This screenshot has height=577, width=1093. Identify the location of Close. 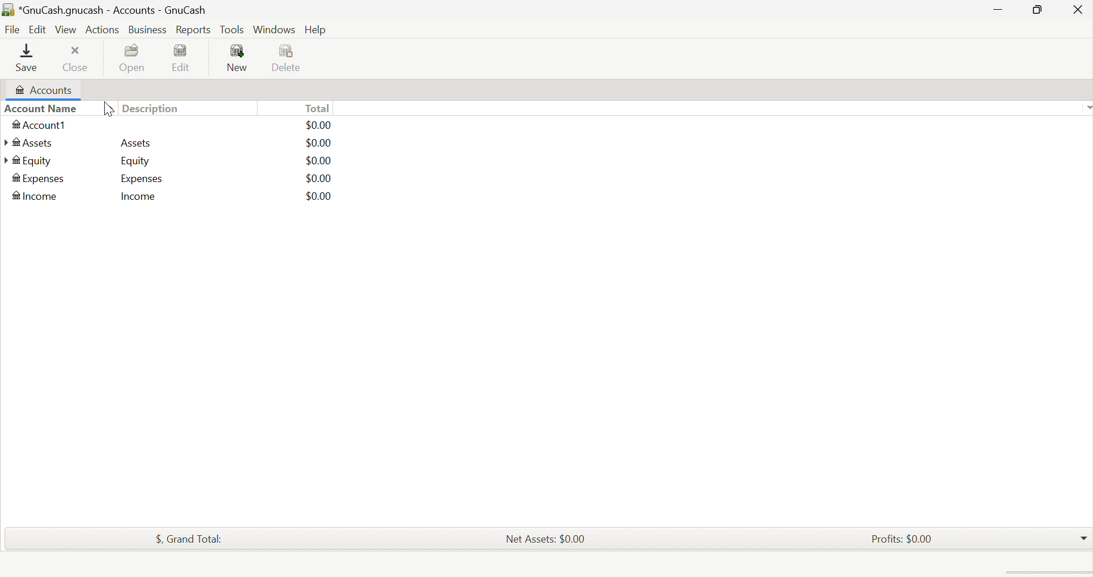
(78, 60).